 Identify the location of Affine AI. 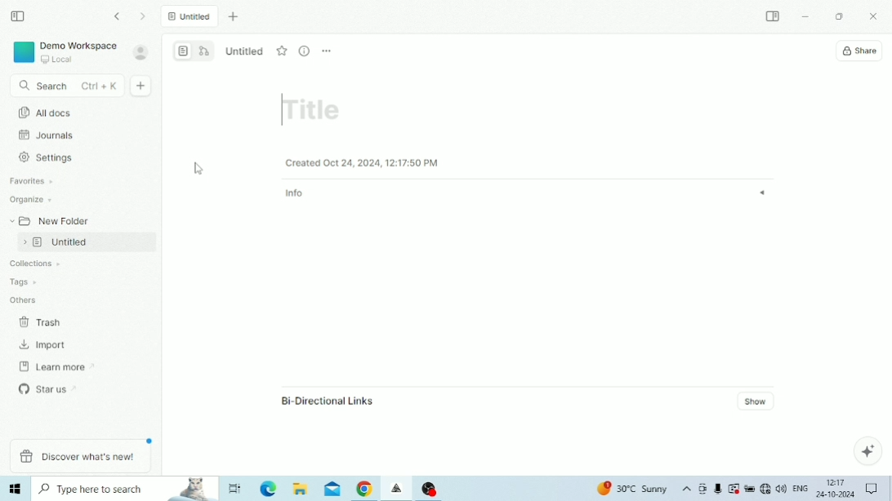
(867, 450).